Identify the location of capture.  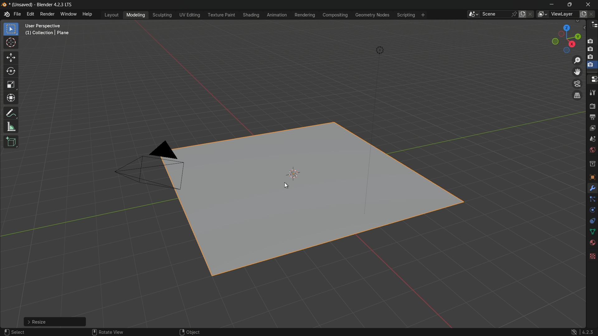
(591, 49).